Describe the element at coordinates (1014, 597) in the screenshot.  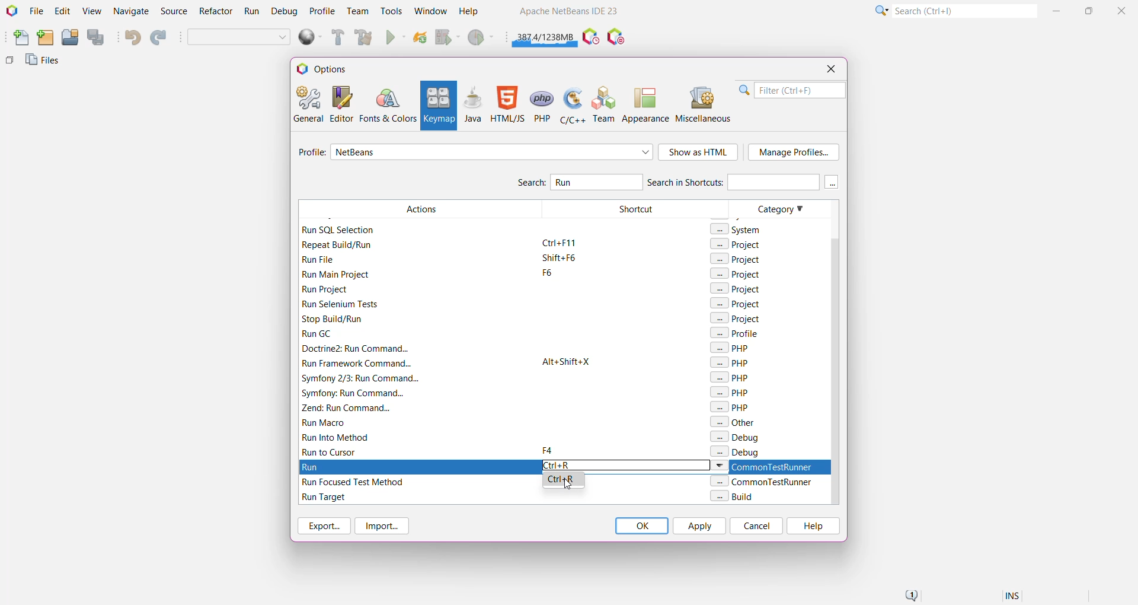
I see `Insert Mode` at that location.